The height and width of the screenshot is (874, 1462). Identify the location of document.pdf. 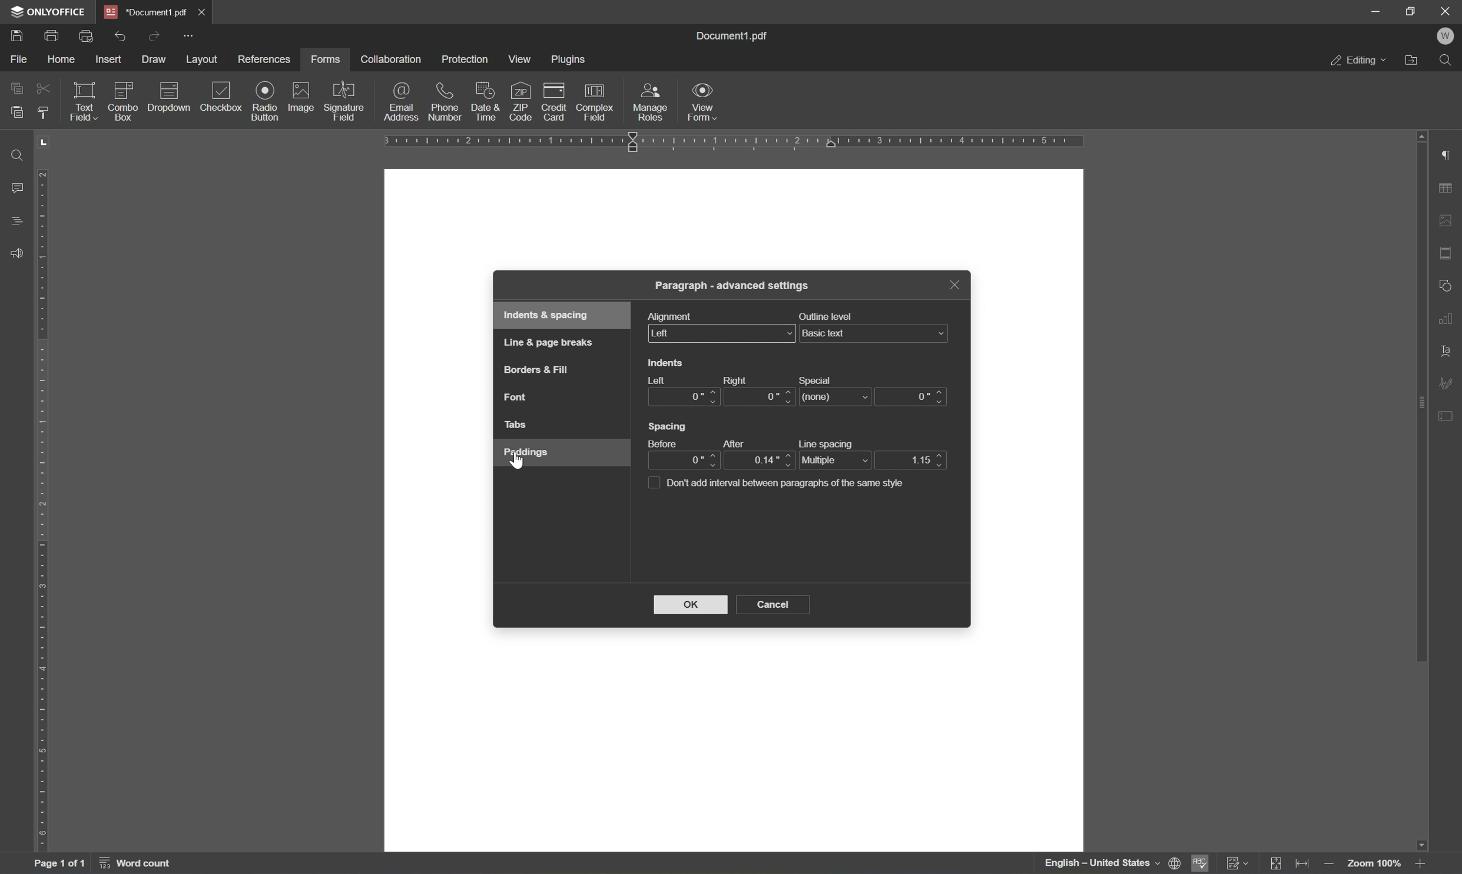
(738, 35).